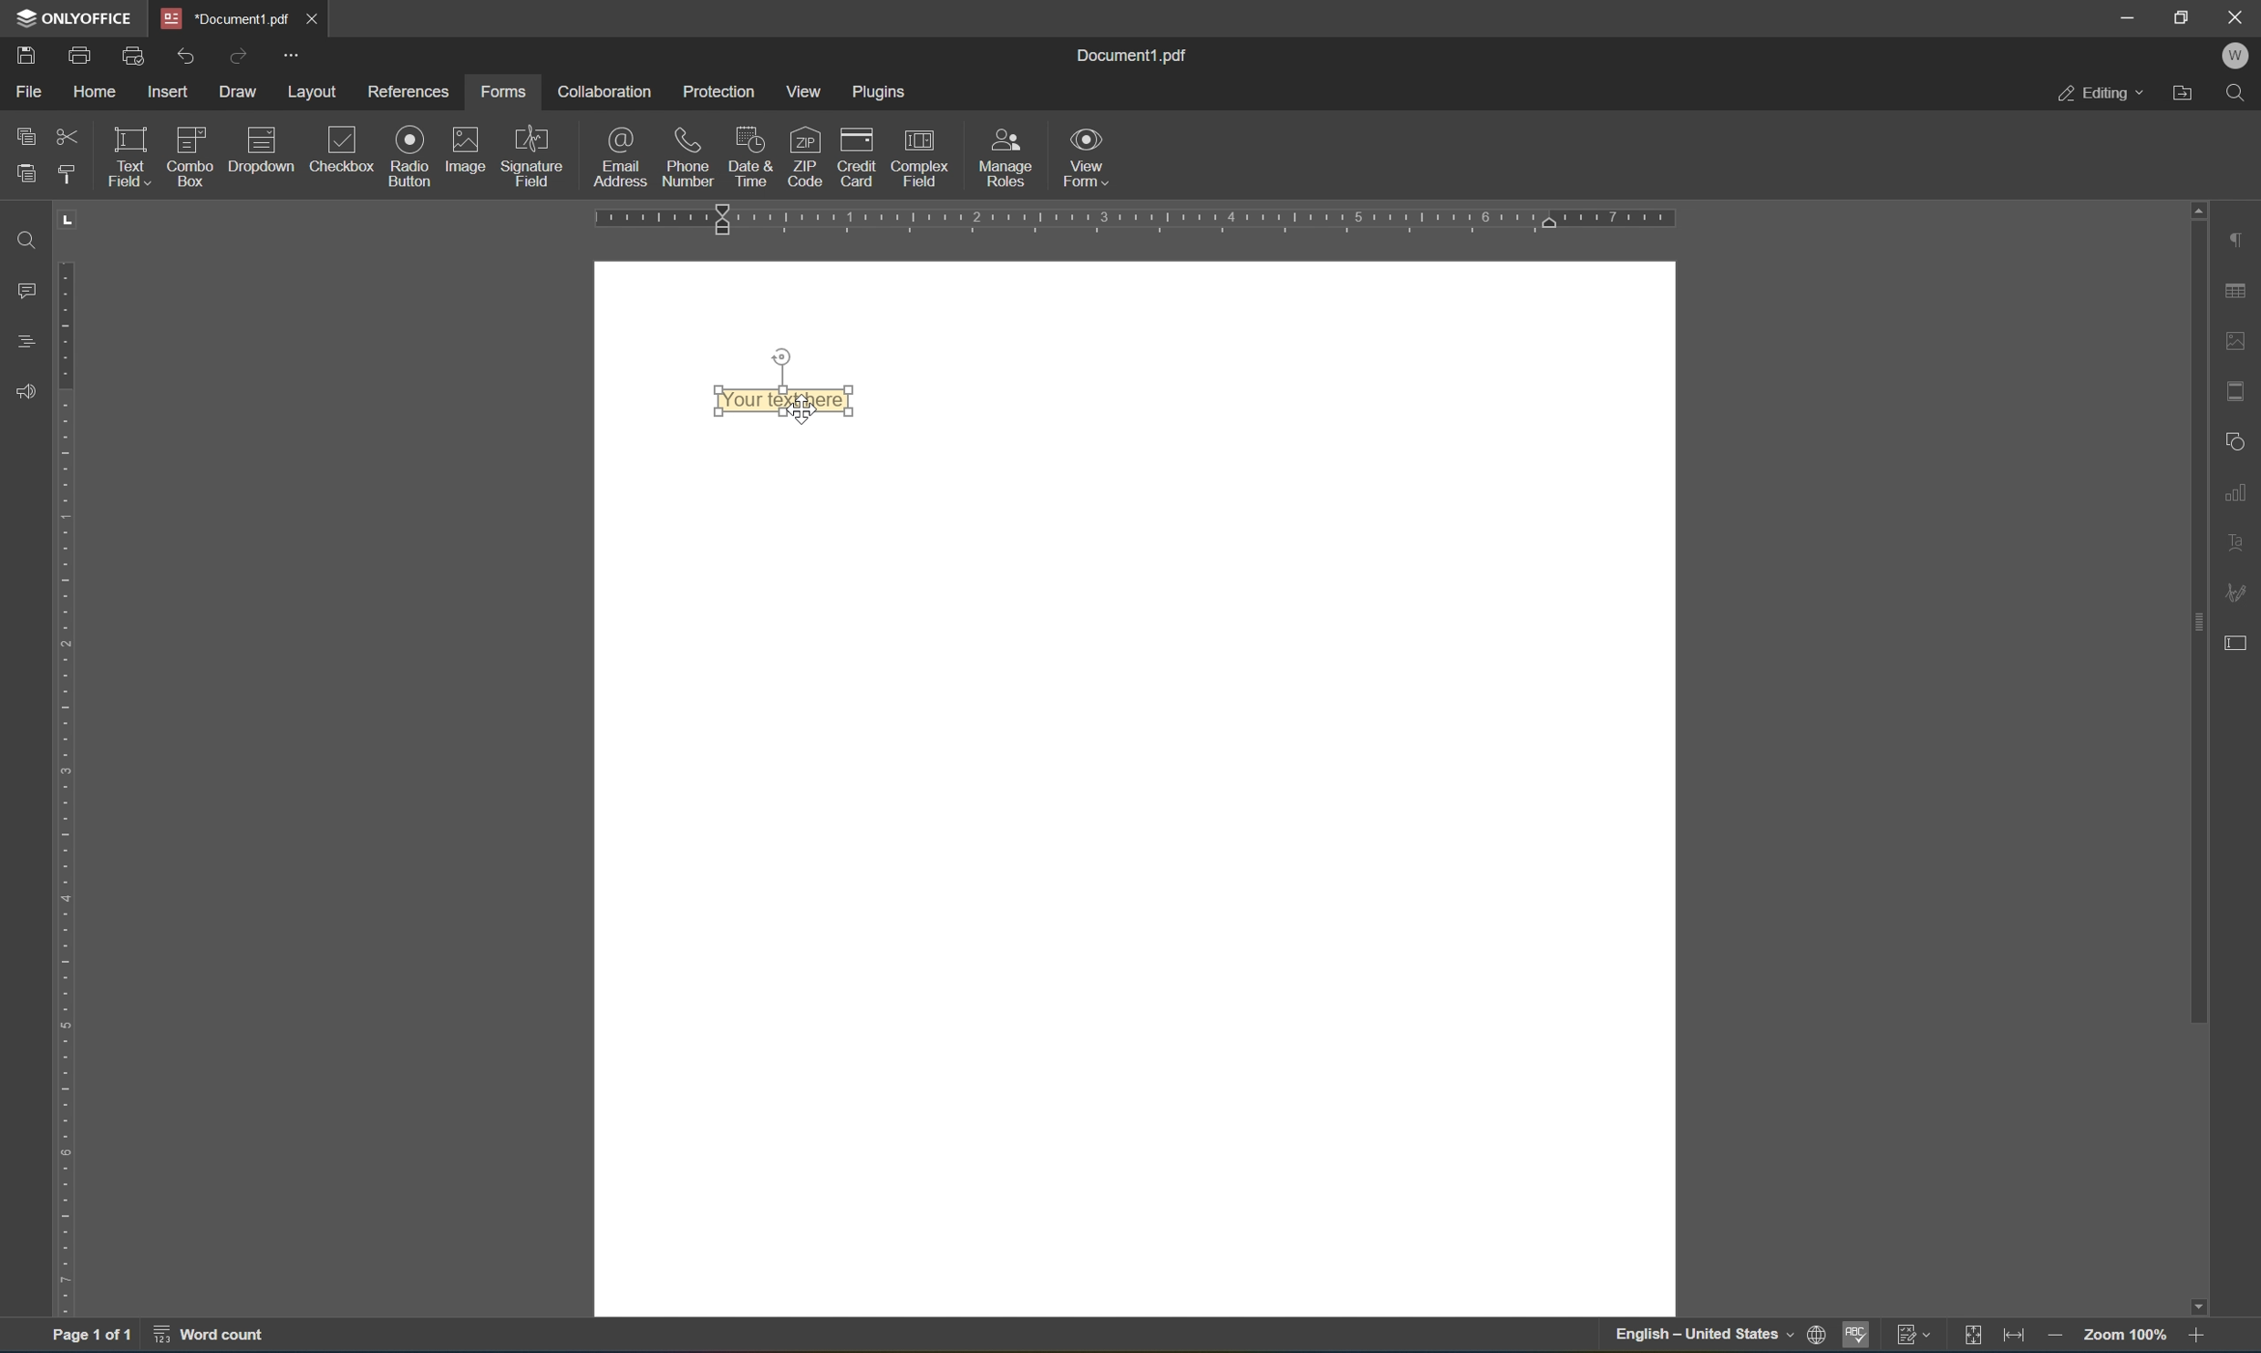 This screenshot has width=2261, height=1353. What do you see at coordinates (2238, 289) in the screenshot?
I see `table settings` at bounding box center [2238, 289].